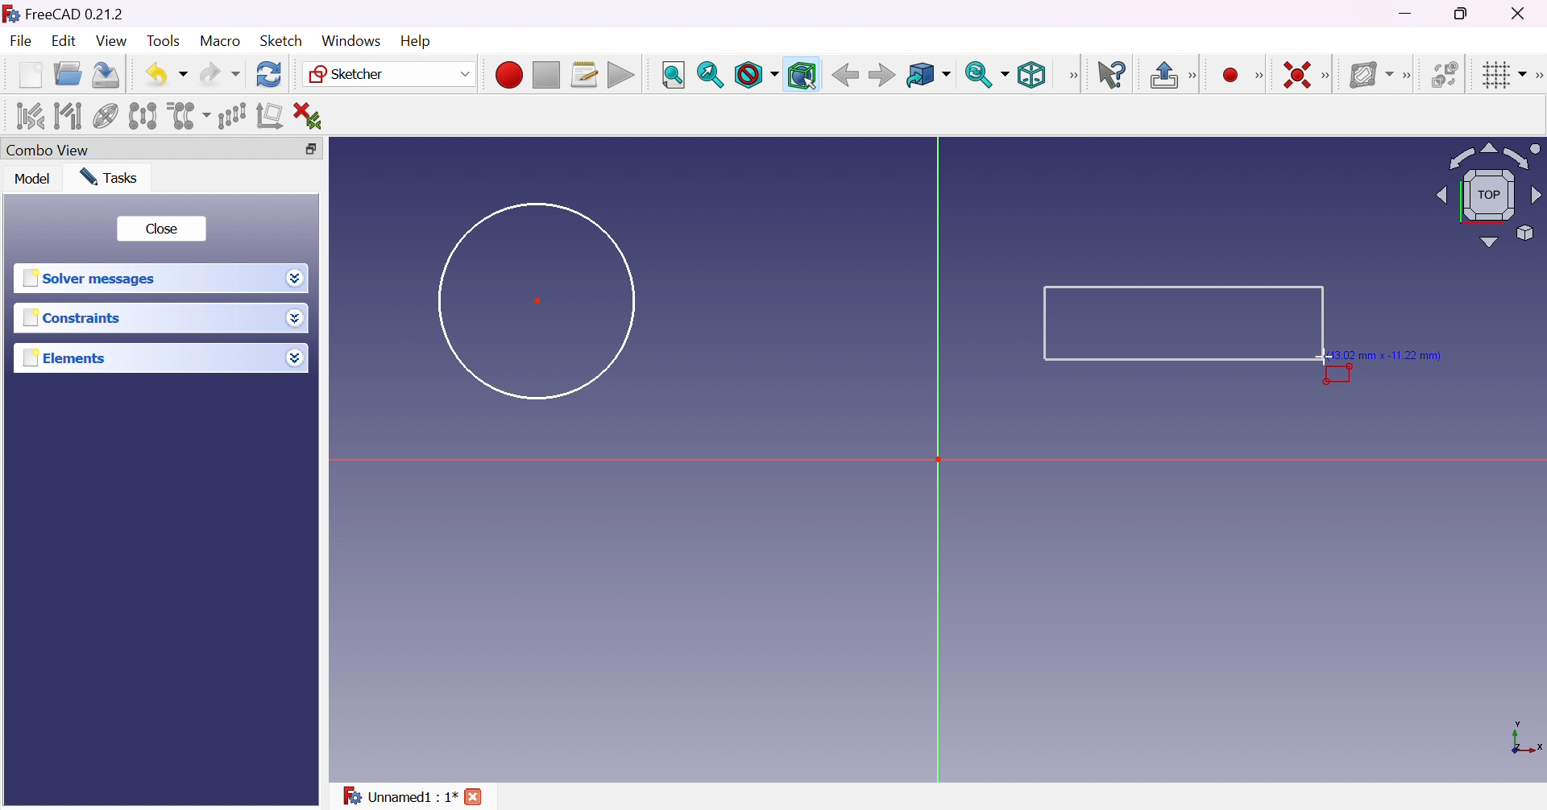 The height and width of the screenshot is (810, 1547). I want to click on Close, so click(160, 229).